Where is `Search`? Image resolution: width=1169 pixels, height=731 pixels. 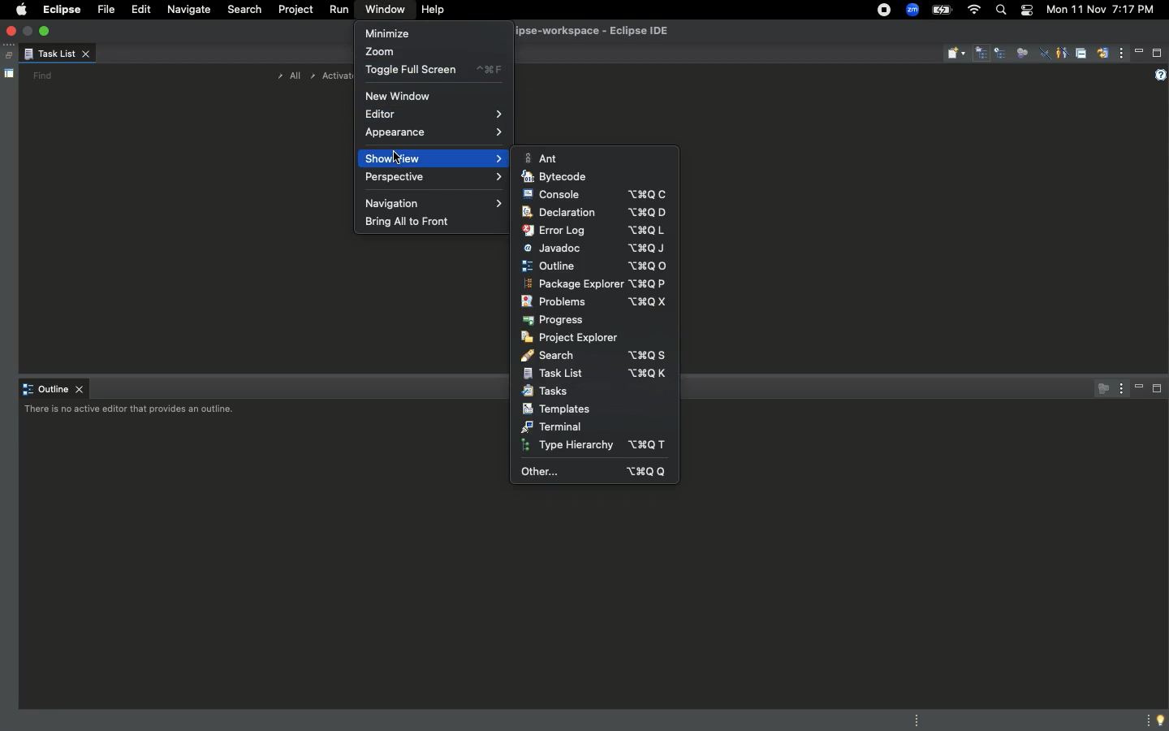 Search is located at coordinates (244, 11).